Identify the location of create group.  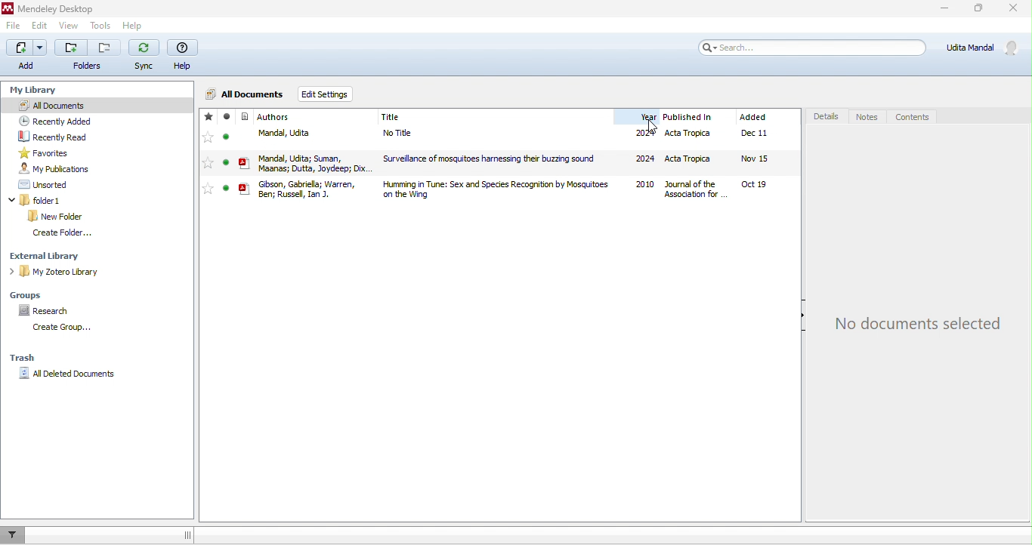
(57, 328).